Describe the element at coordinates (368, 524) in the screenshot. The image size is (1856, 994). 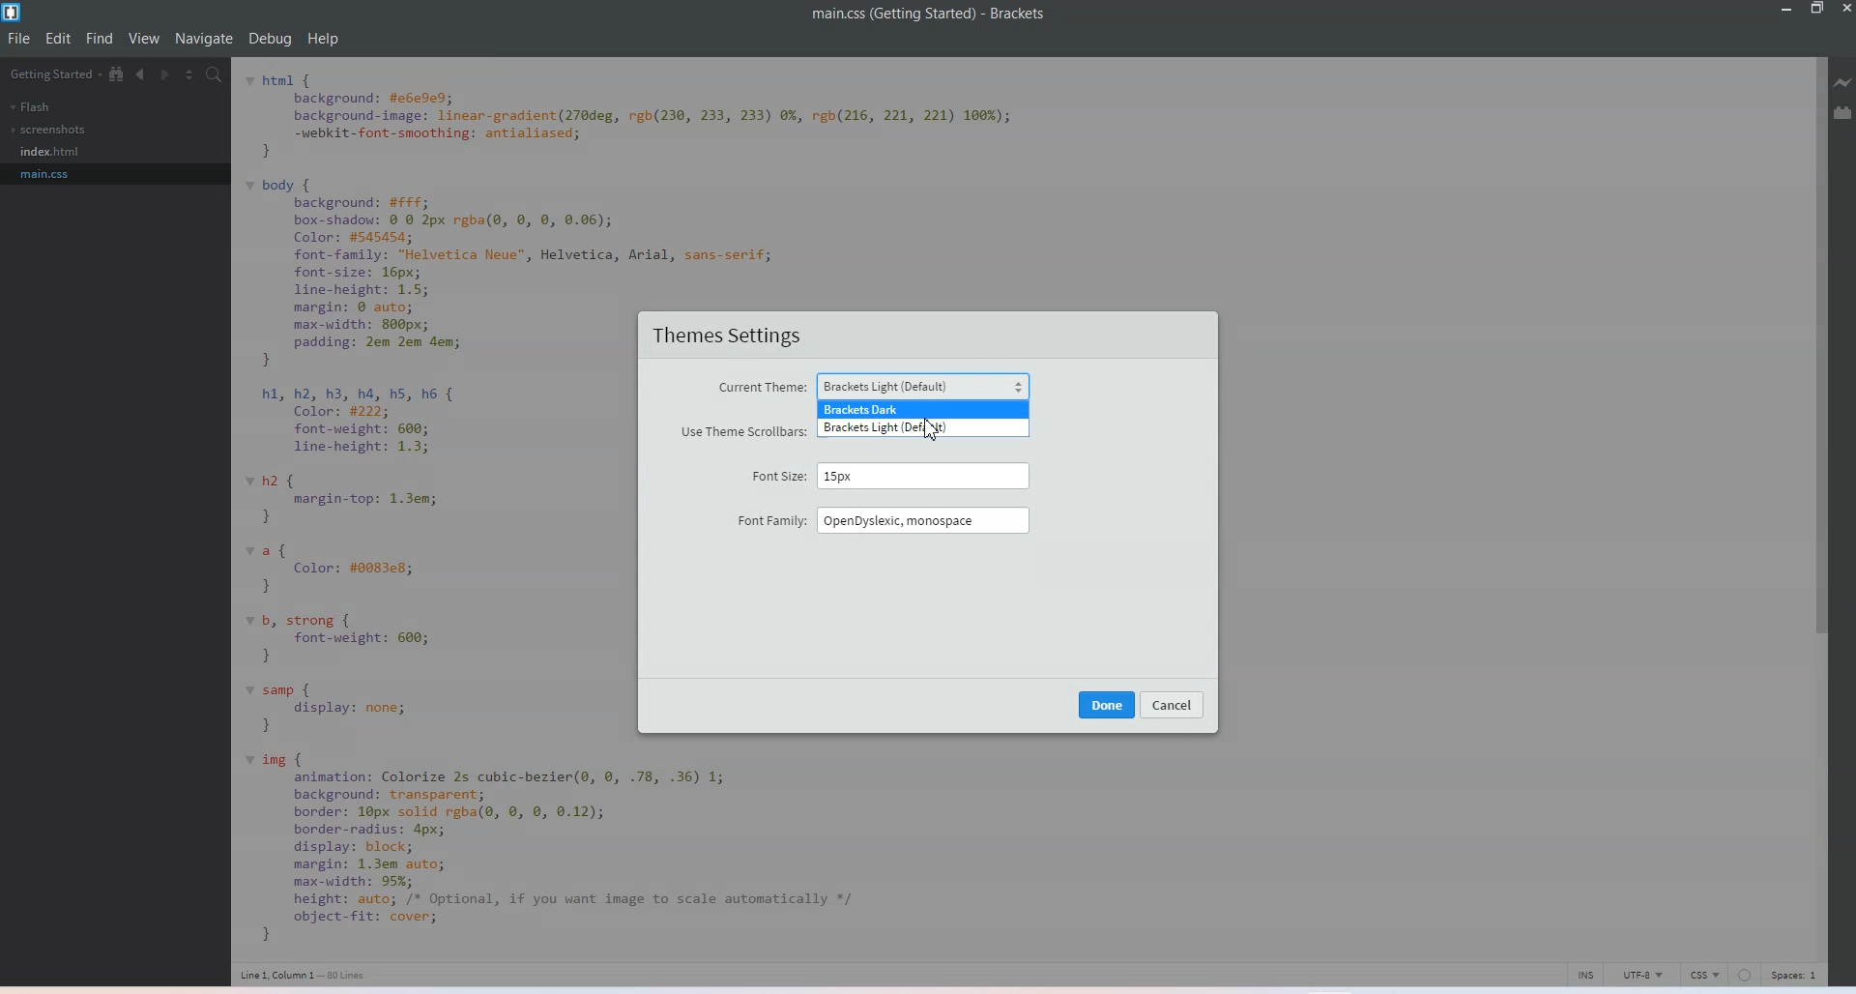
I see `code` at that location.